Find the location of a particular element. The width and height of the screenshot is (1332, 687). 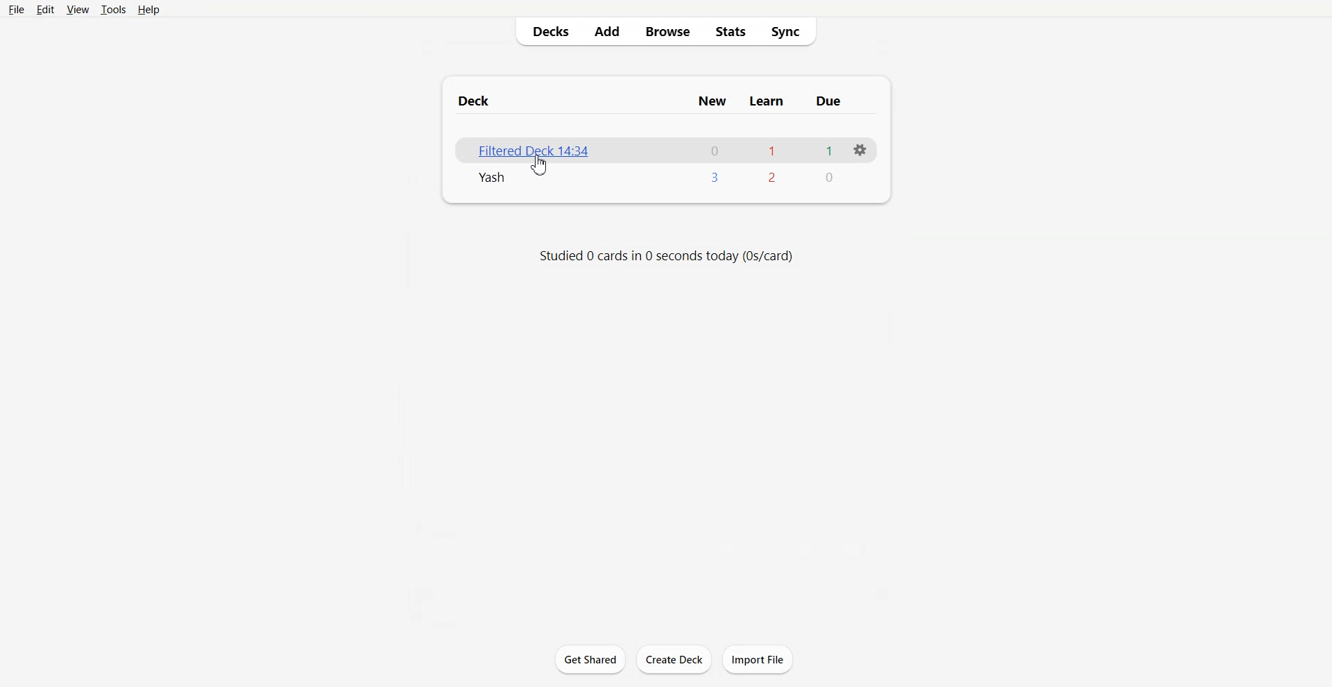

learn is located at coordinates (766, 101).